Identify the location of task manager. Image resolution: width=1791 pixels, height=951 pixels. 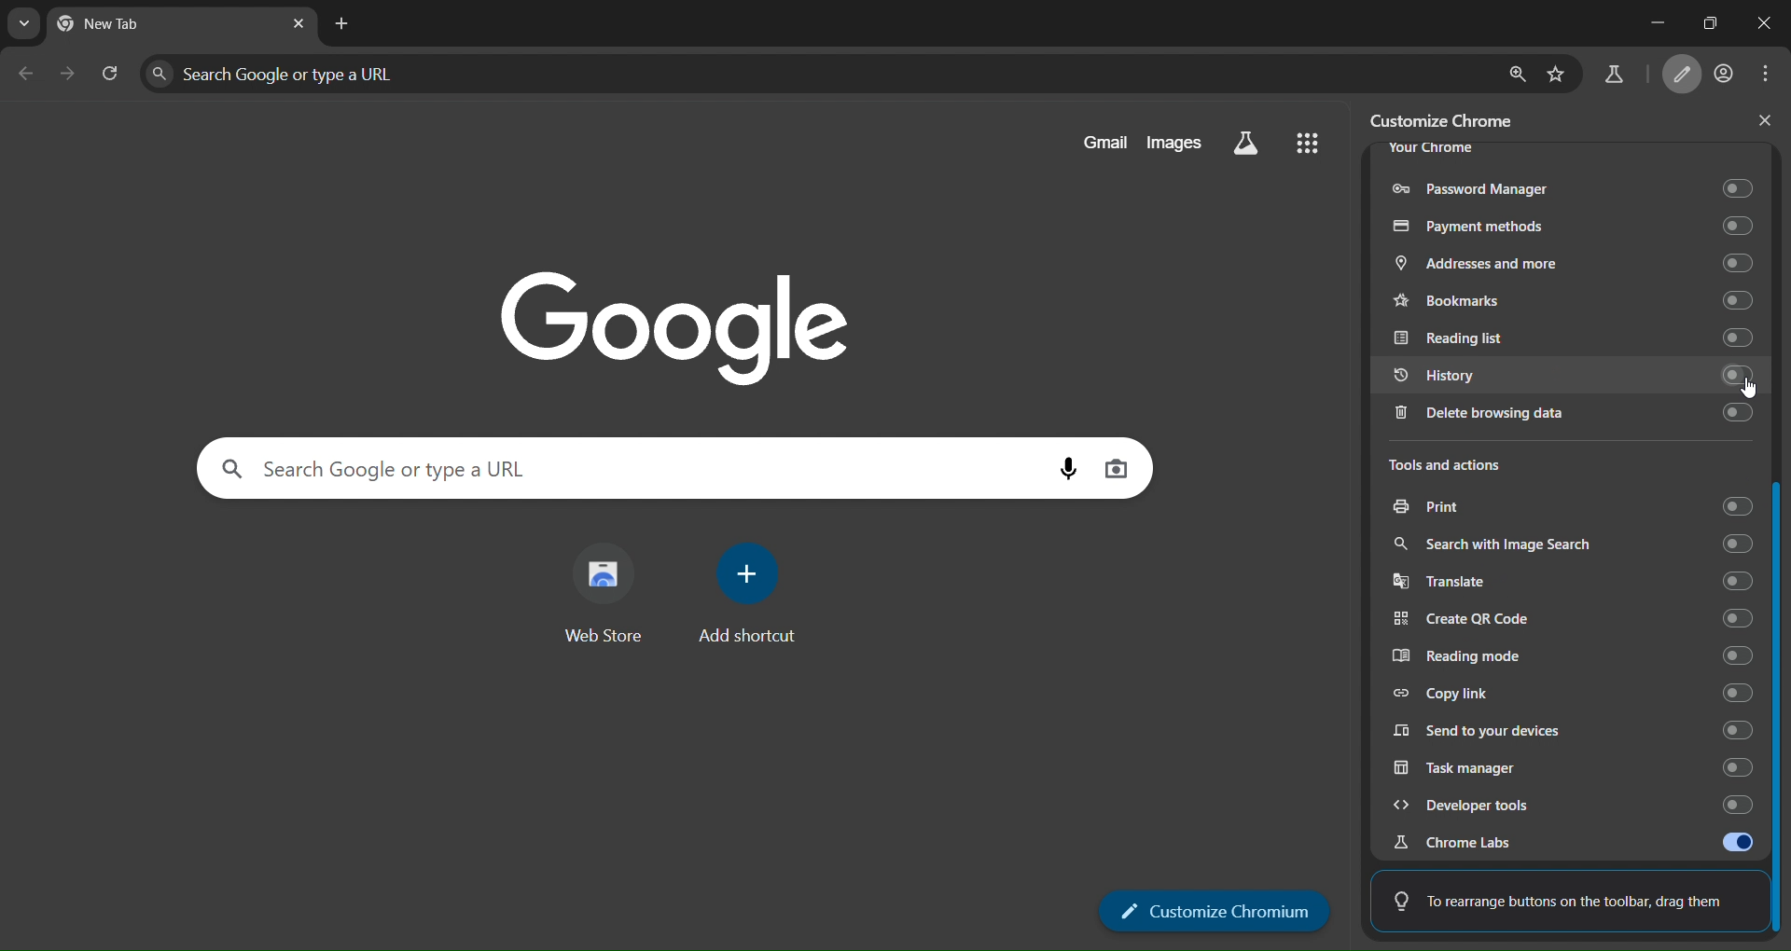
(1566, 766).